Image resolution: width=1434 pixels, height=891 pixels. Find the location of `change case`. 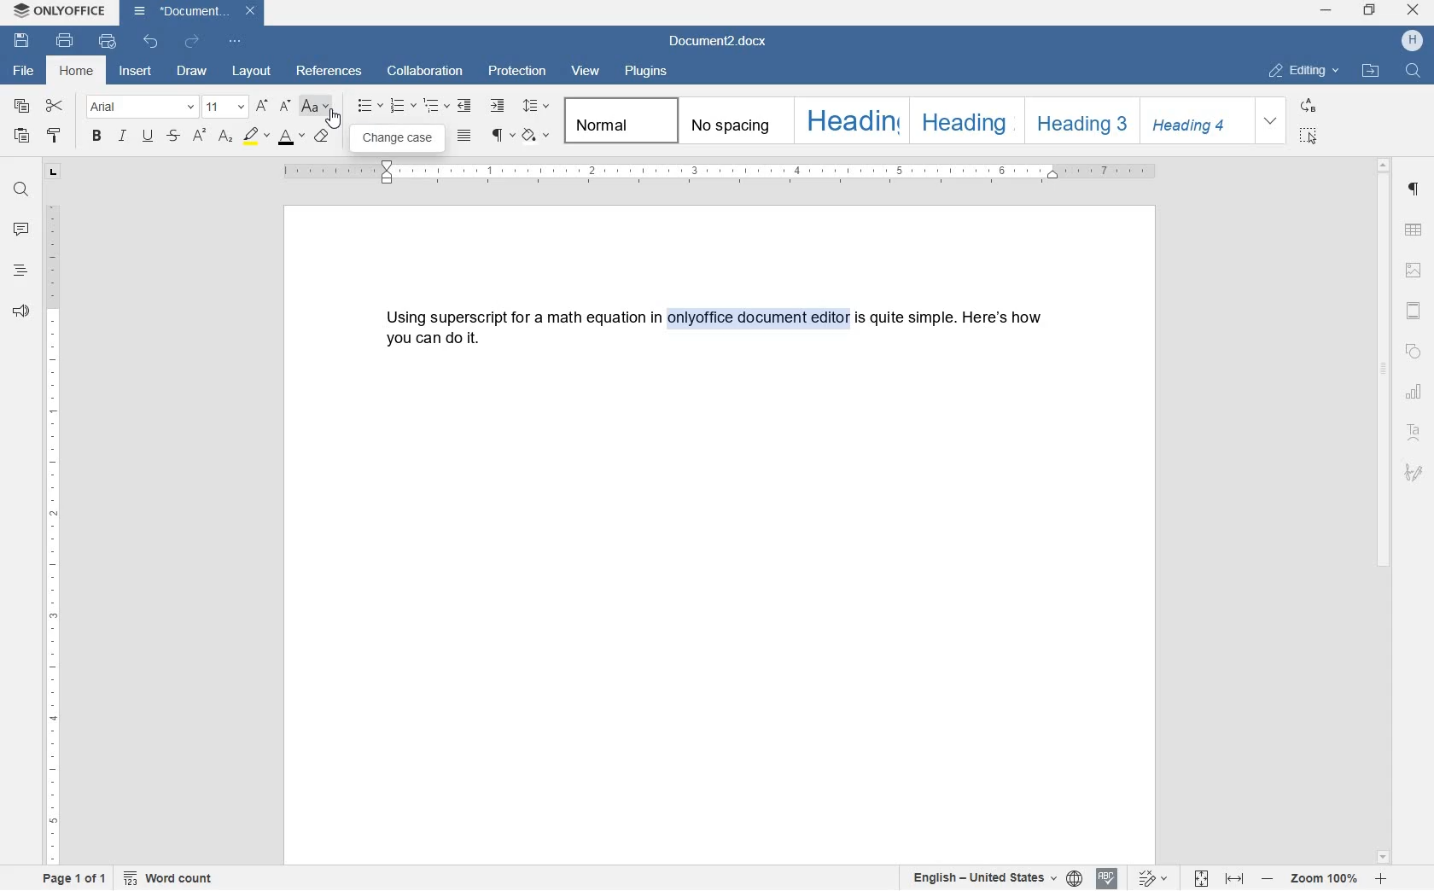

change case is located at coordinates (318, 107).